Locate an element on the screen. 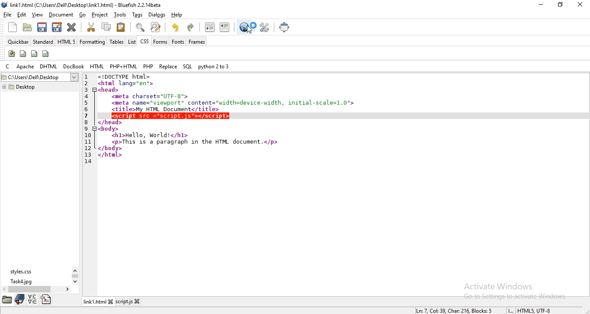 This screenshot has height=314, width=590. 2 is located at coordinates (86, 83).